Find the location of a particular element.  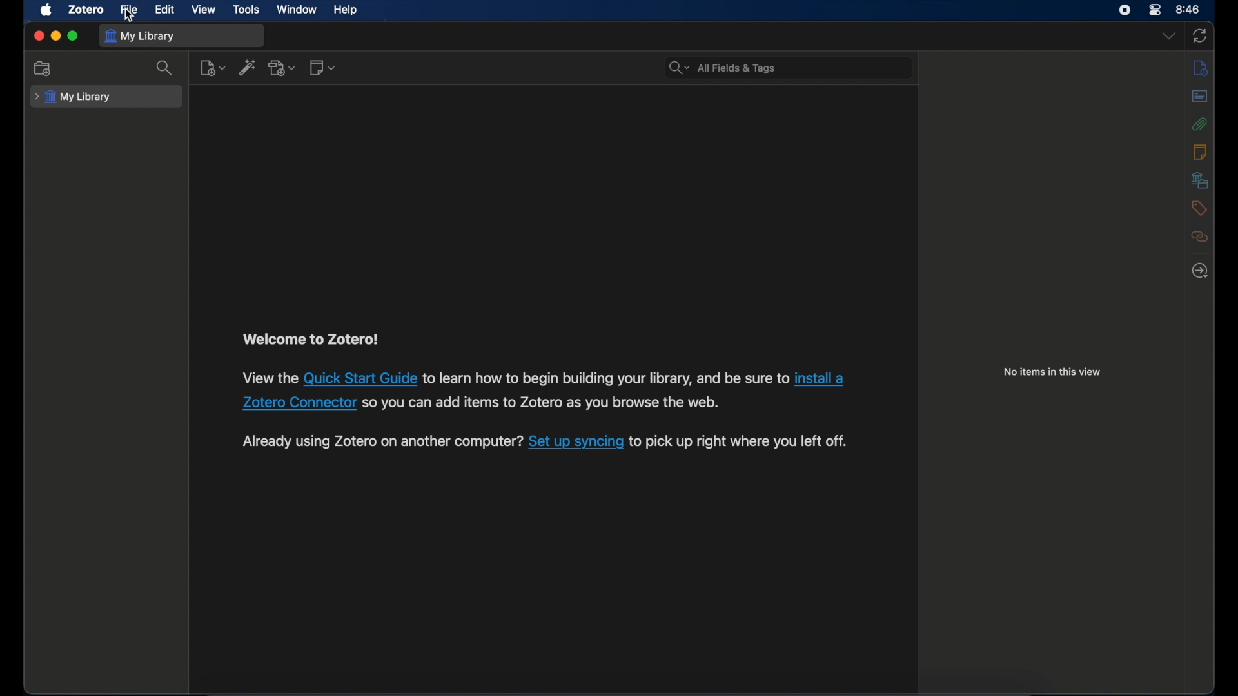

sync link is located at coordinates (575, 445).